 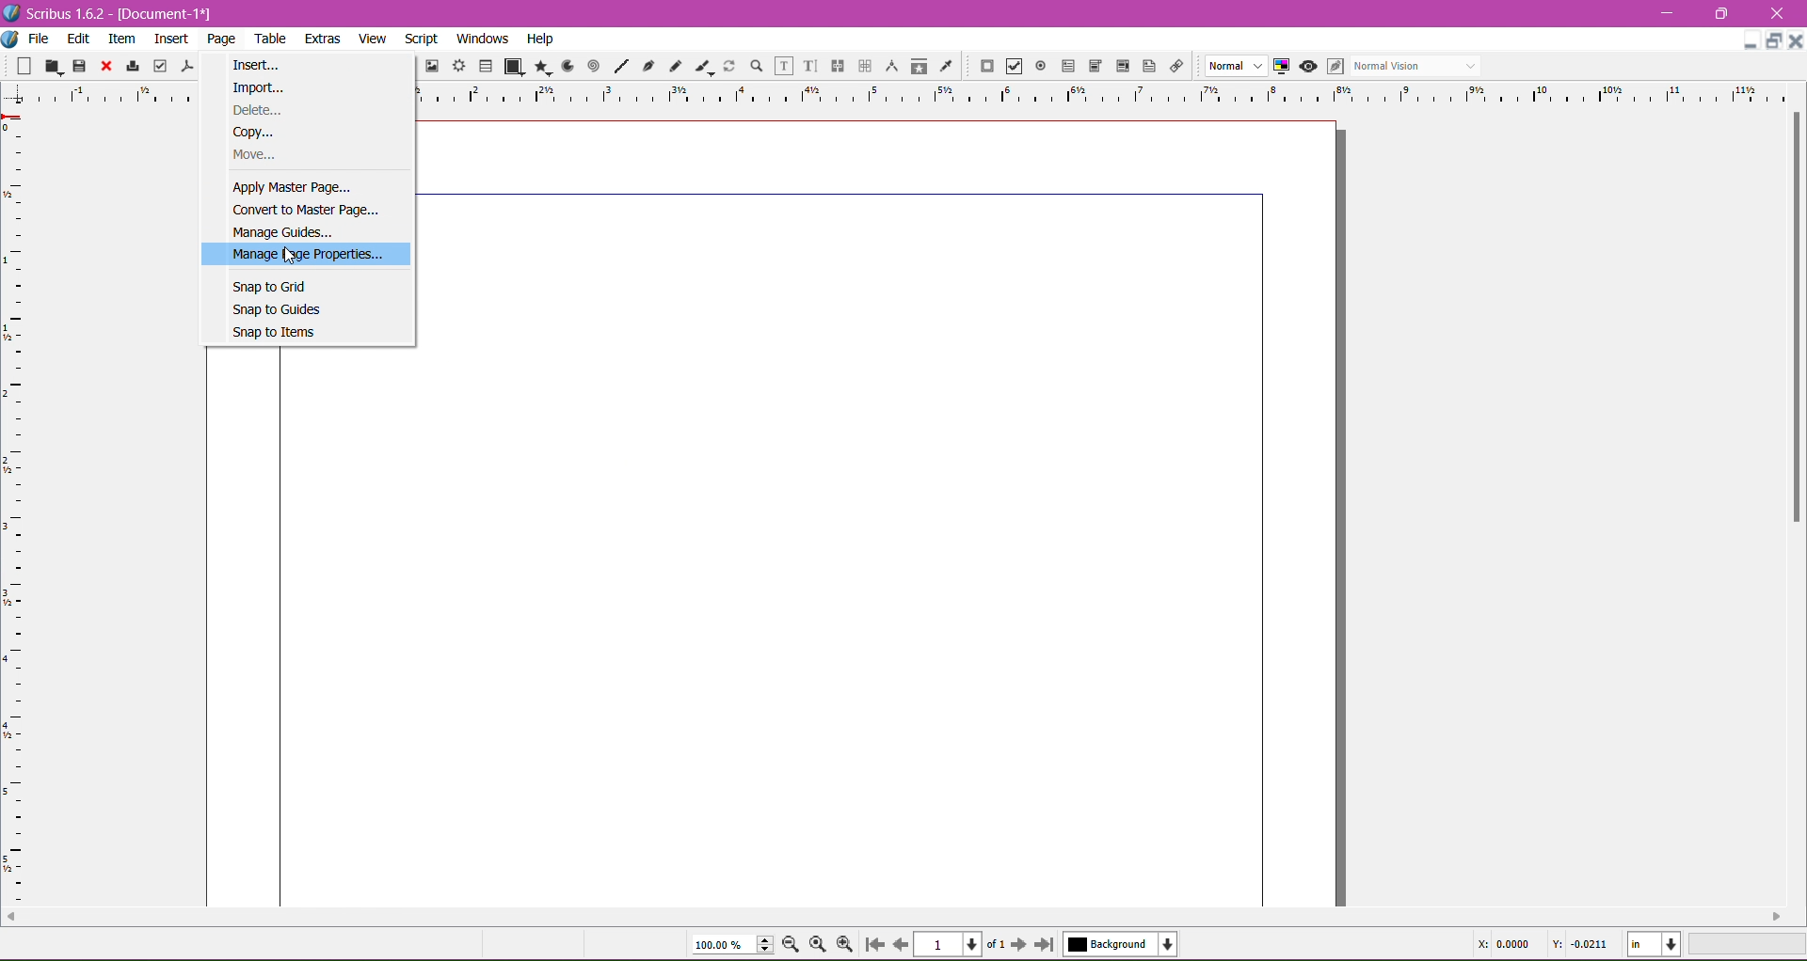 What do you see at coordinates (487, 65) in the screenshot?
I see `Table` at bounding box center [487, 65].